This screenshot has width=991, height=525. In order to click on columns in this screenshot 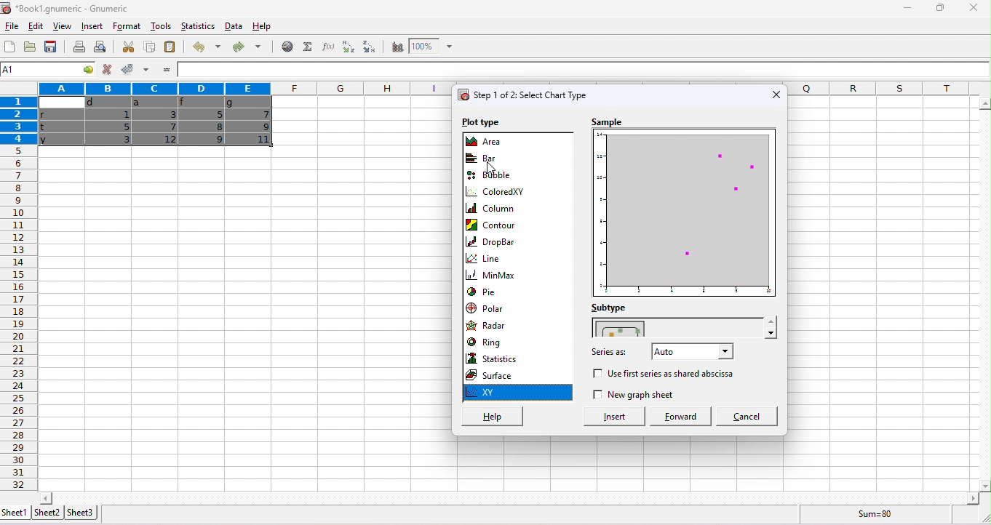, I will do `click(883, 90)`.